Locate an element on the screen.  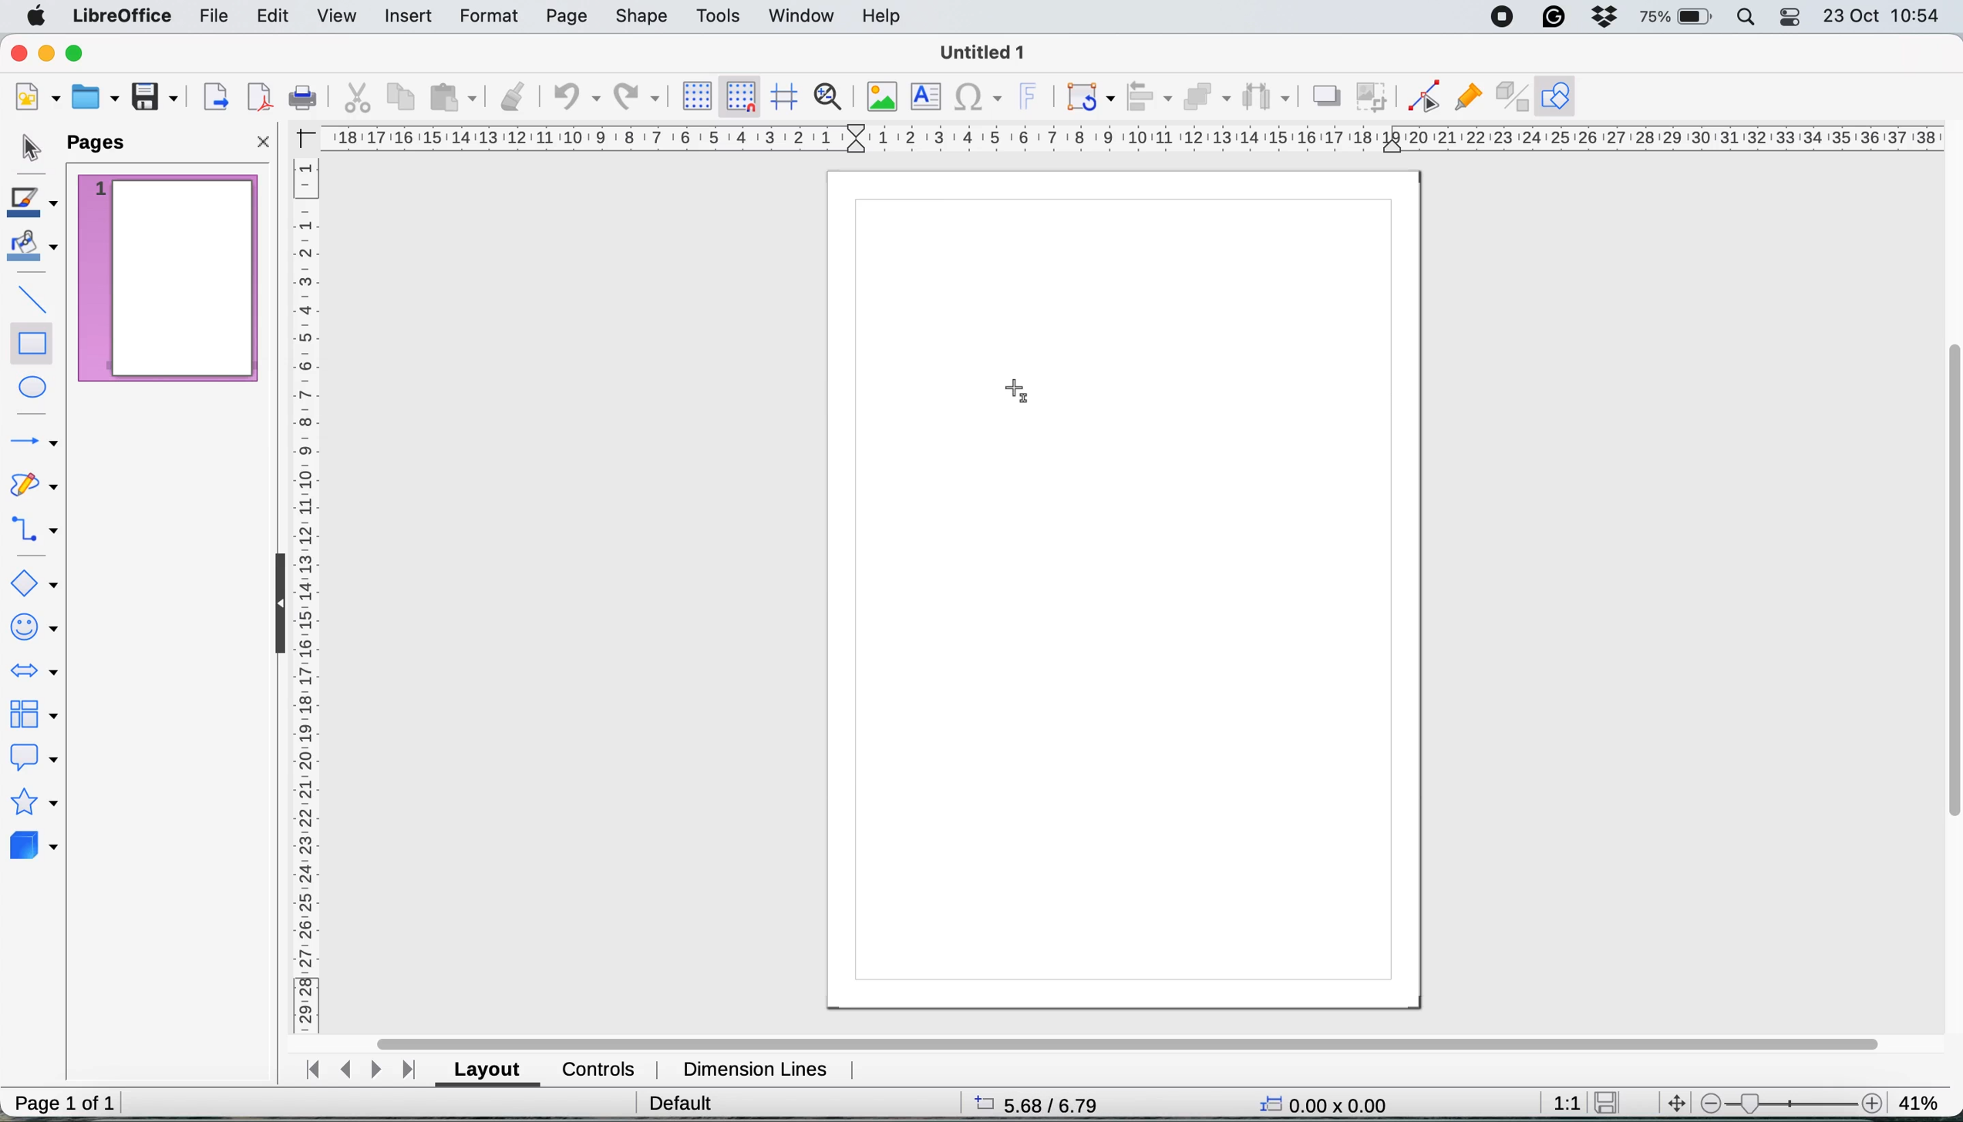
page is located at coordinates (566, 17).